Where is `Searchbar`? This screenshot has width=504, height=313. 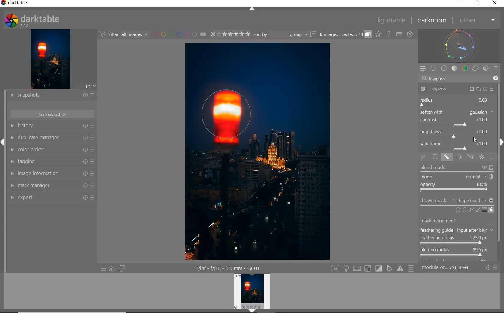 Searchbar is located at coordinates (454, 78).